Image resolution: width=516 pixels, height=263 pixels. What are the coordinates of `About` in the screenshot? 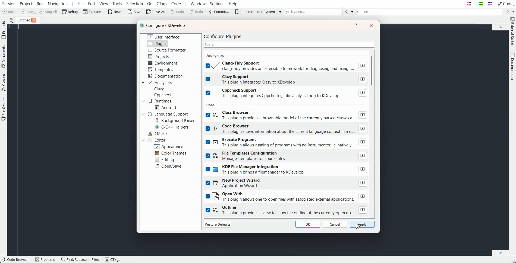 It's located at (363, 142).